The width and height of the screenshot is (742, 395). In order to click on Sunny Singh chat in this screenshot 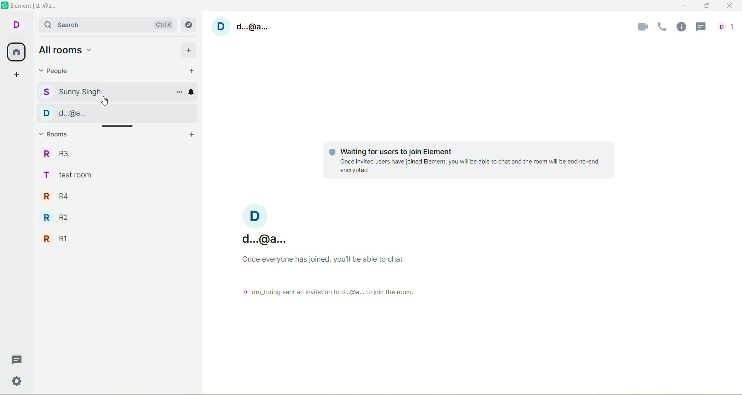, I will do `click(103, 92)`.